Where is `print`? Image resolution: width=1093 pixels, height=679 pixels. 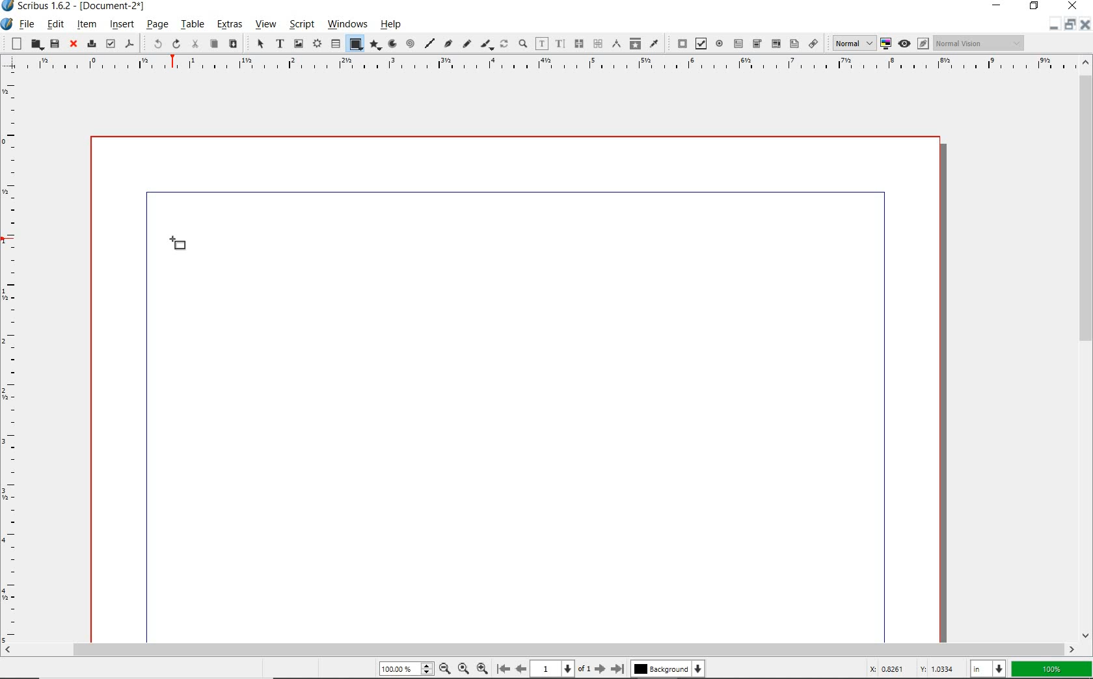
print is located at coordinates (91, 44).